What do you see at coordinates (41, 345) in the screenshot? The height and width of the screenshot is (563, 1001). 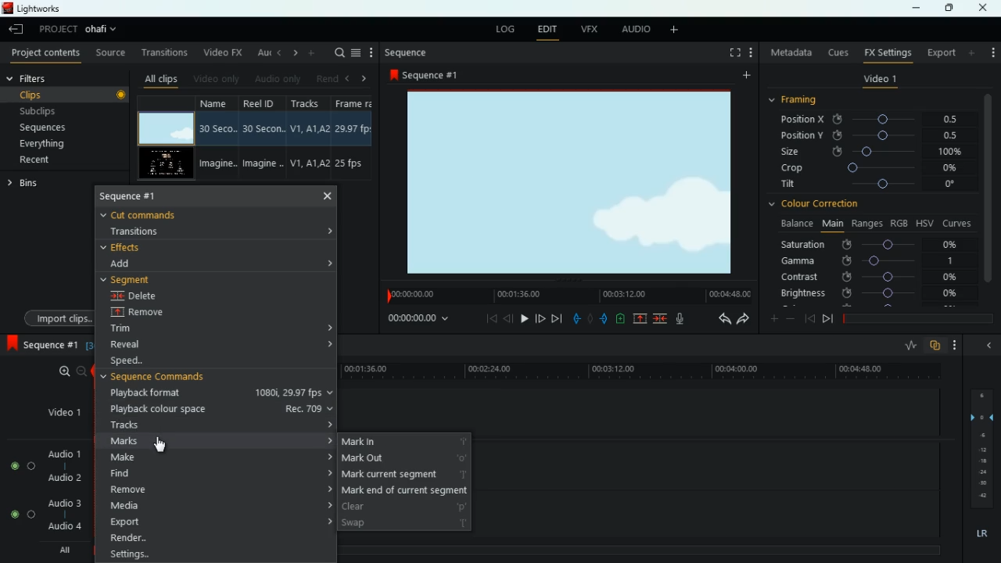 I see `sequence 1` at bounding box center [41, 345].